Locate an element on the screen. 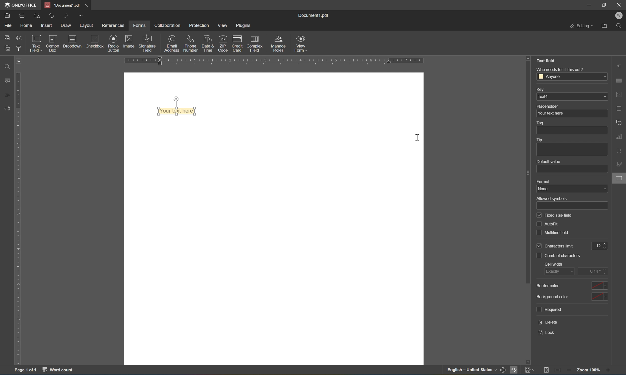  image settings is located at coordinates (620, 94).